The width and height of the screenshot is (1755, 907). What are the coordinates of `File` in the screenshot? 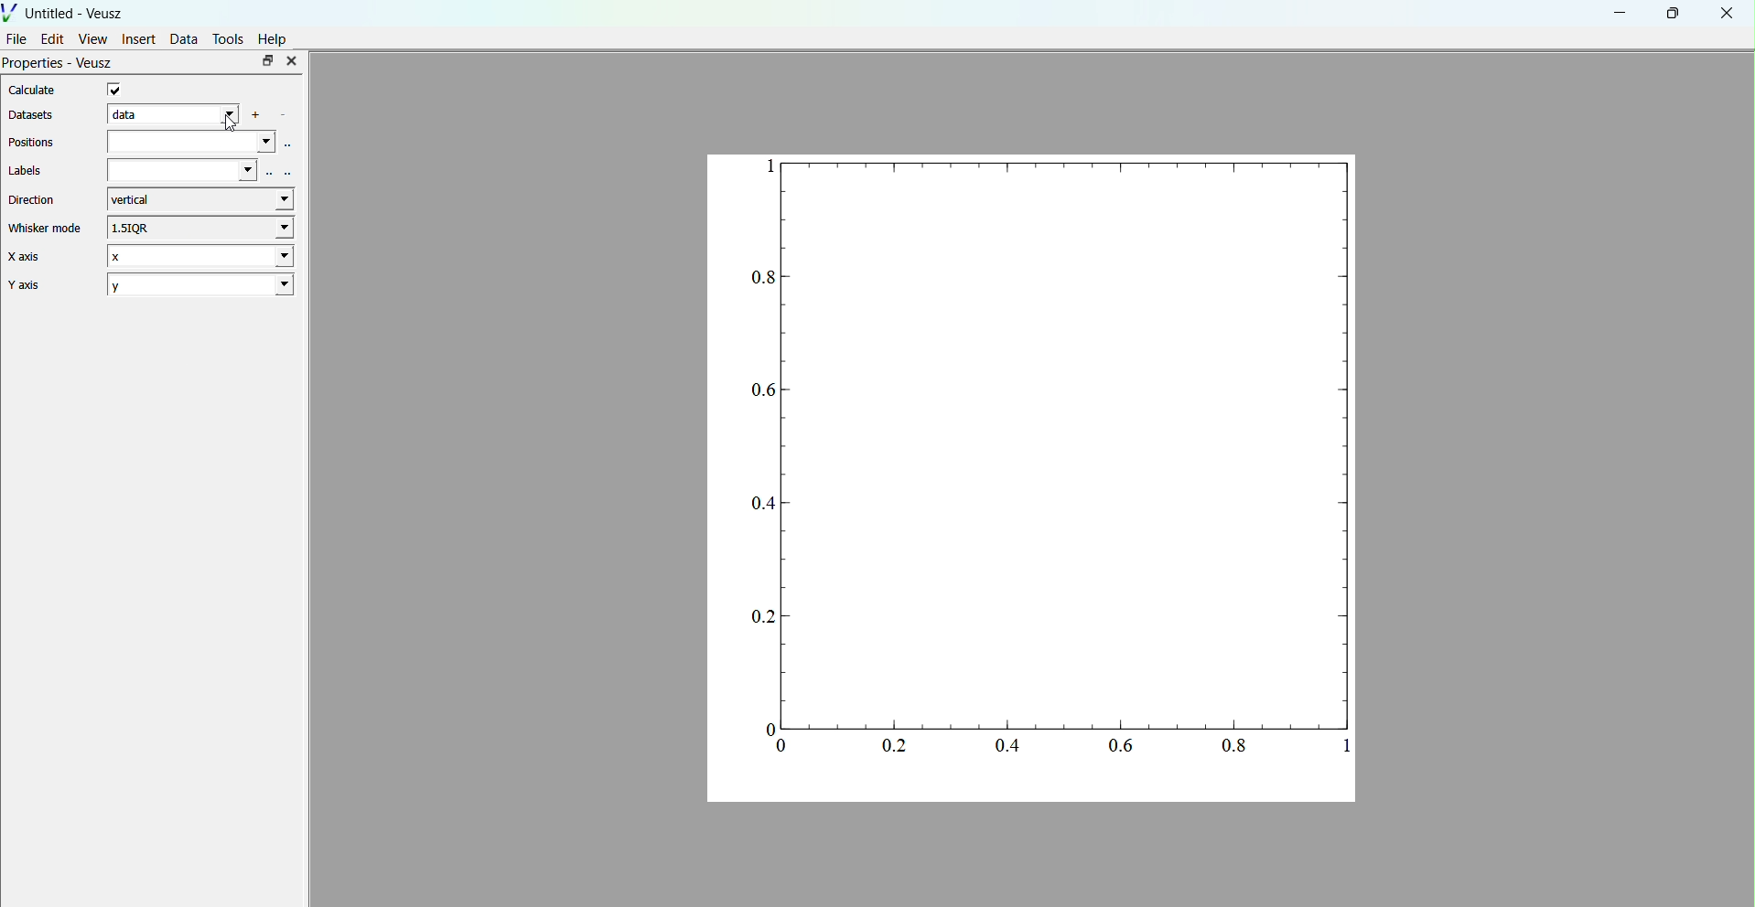 It's located at (17, 37).